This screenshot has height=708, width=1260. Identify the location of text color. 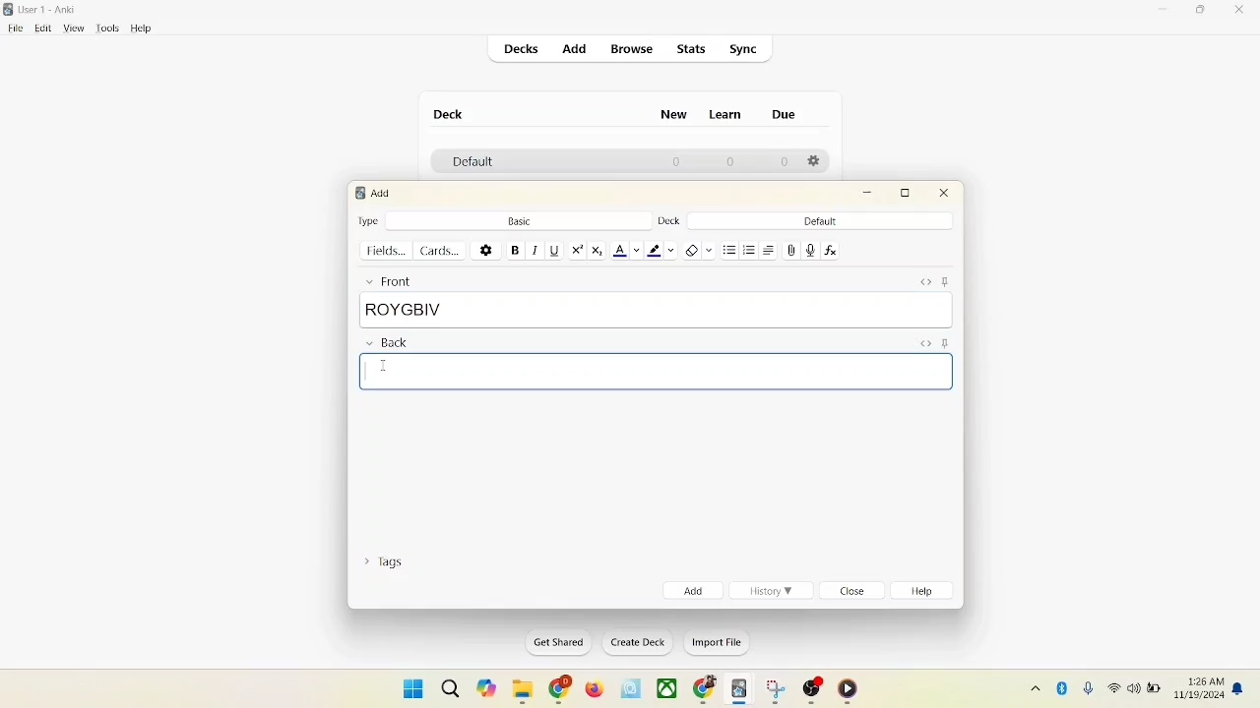
(626, 251).